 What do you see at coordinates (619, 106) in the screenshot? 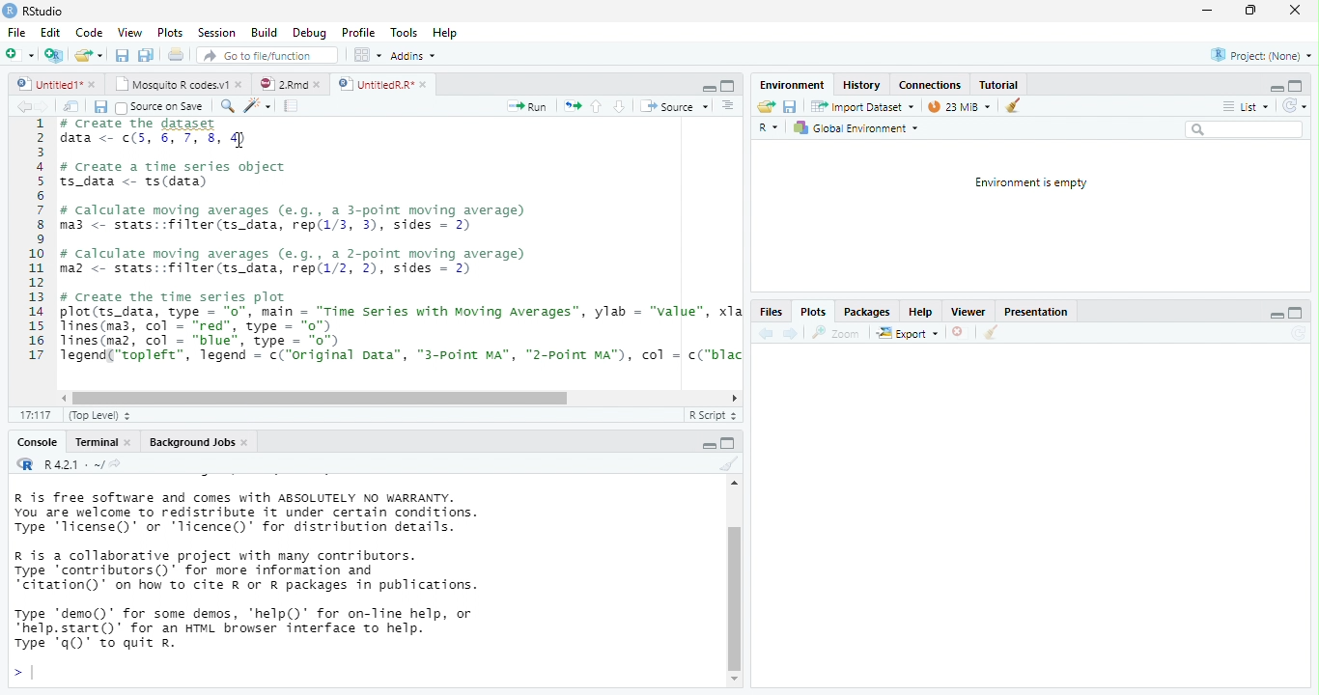
I see `down` at bounding box center [619, 106].